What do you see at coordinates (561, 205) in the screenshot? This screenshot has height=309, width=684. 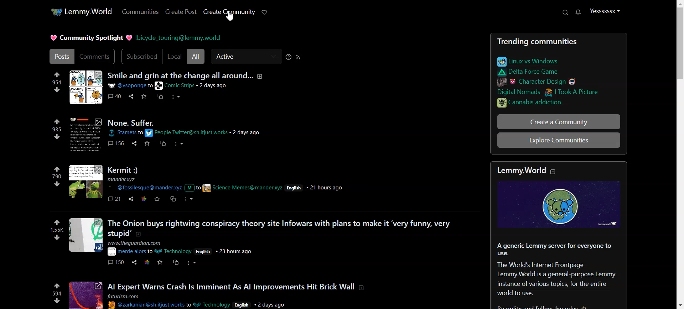 I see `image` at bounding box center [561, 205].